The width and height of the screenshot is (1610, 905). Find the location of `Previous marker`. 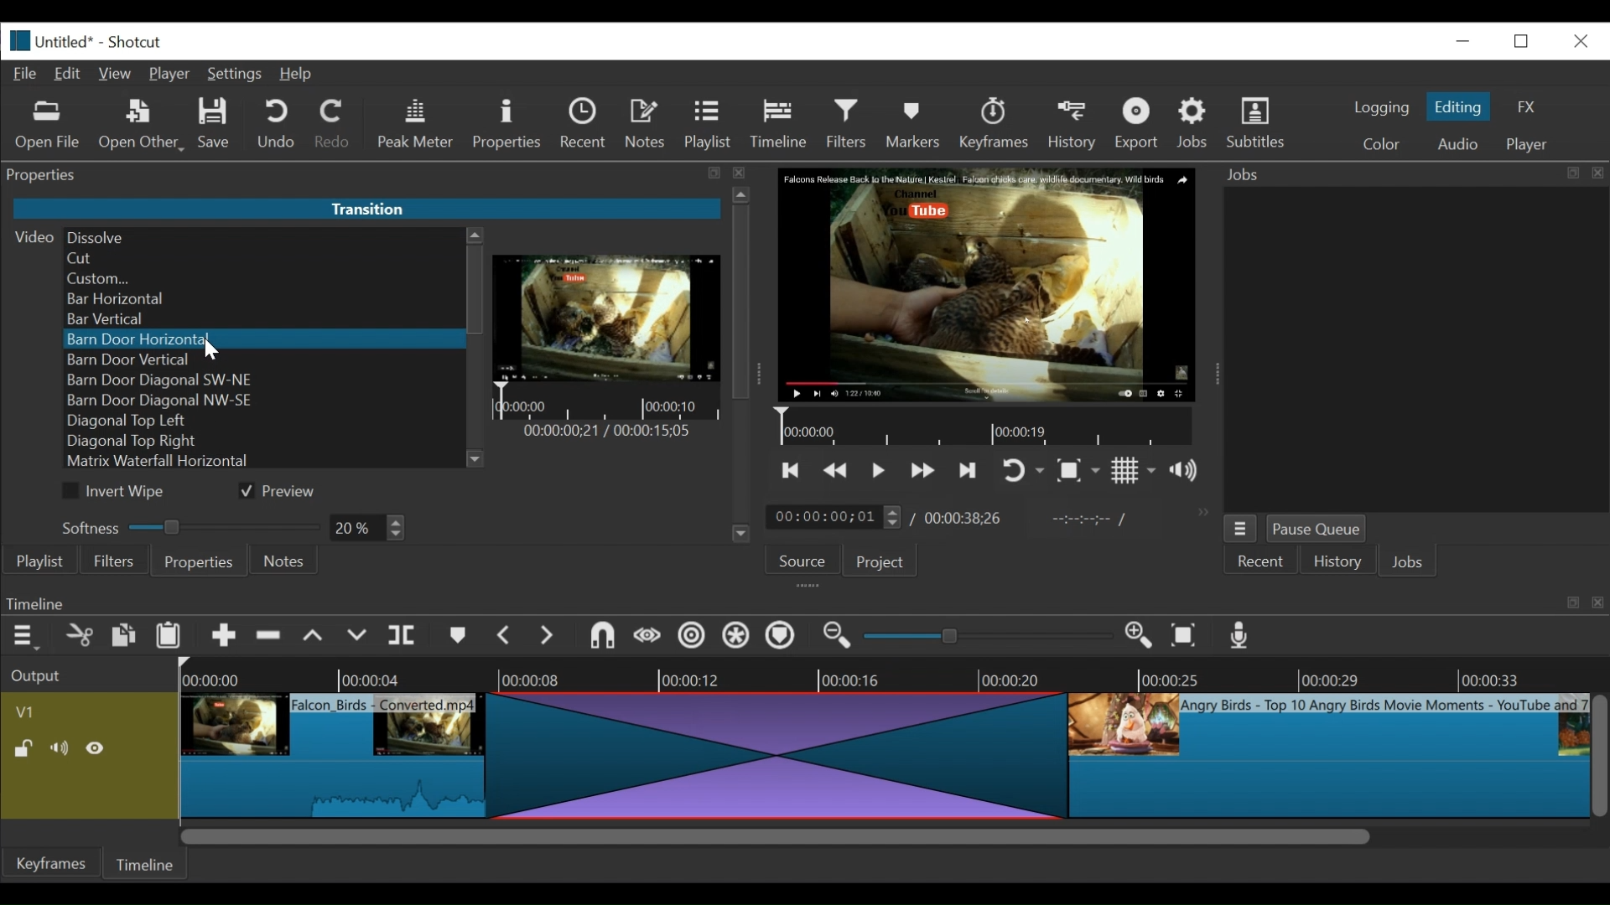

Previous marker is located at coordinates (506, 639).